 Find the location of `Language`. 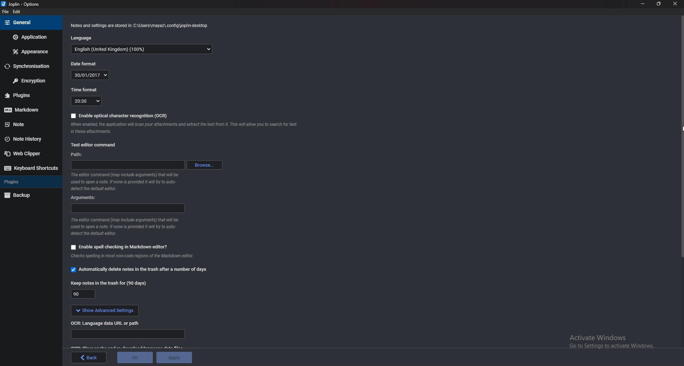

Language is located at coordinates (84, 39).